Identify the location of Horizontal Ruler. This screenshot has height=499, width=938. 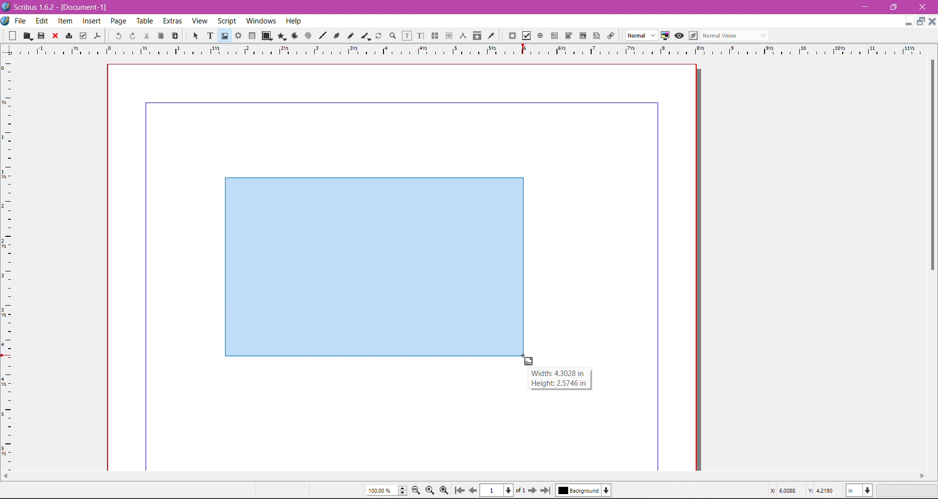
(469, 50).